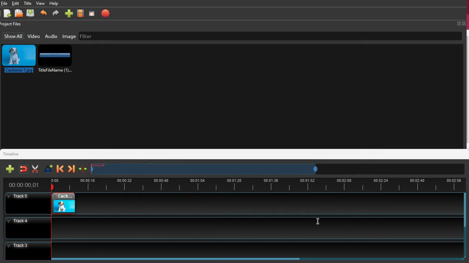 Image resolution: width=469 pixels, height=263 pixels. What do you see at coordinates (20, 14) in the screenshot?
I see `file` at bounding box center [20, 14].